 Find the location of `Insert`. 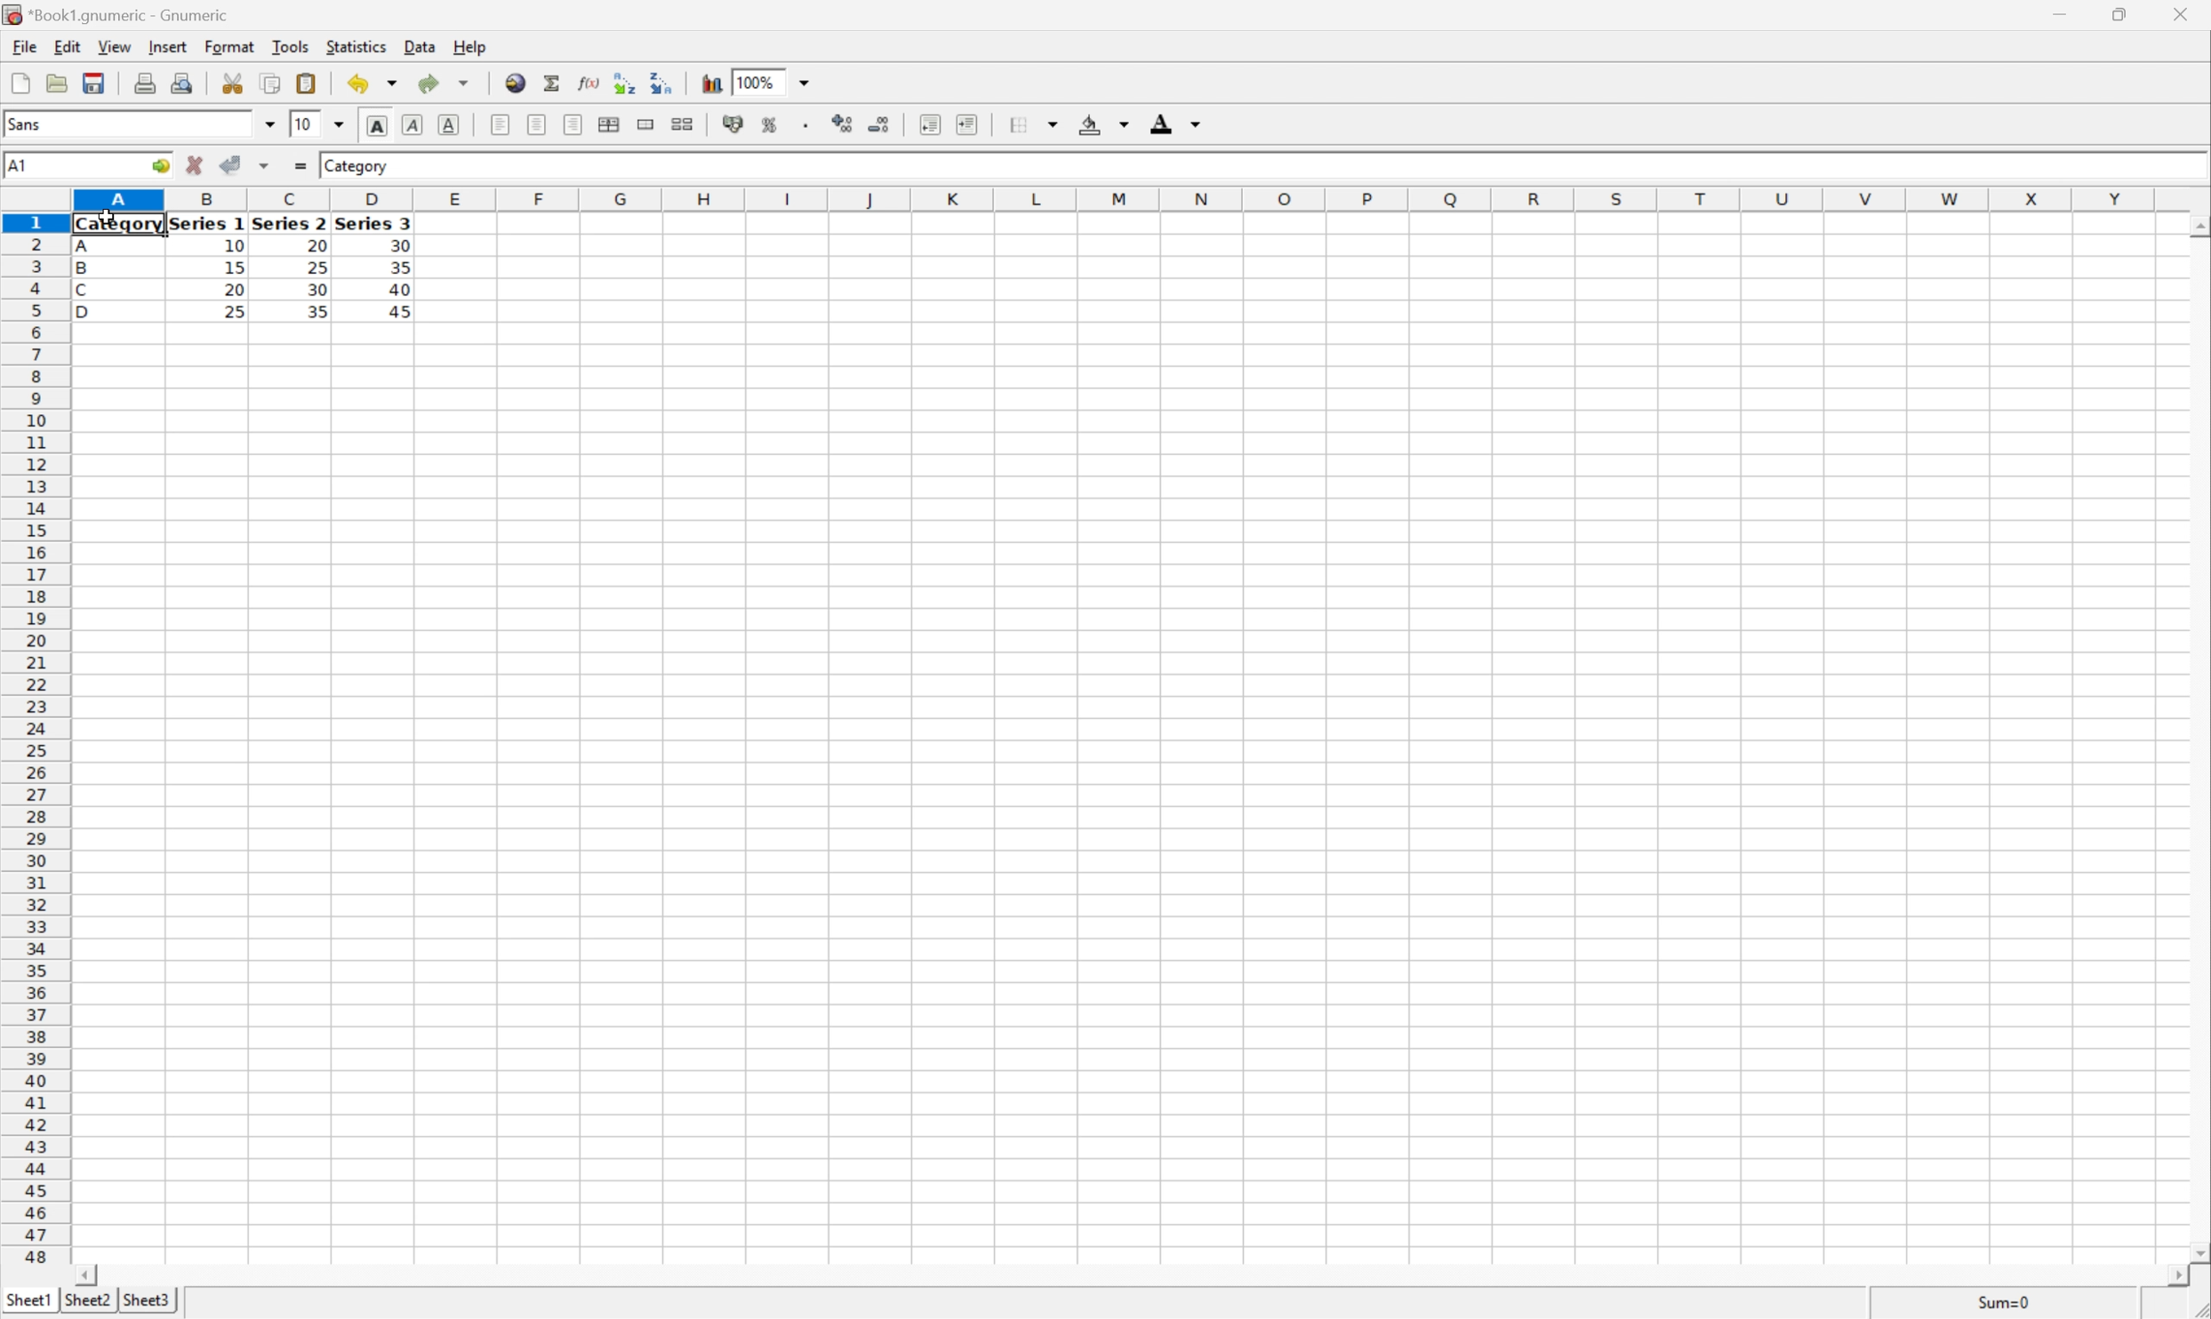

Insert is located at coordinates (169, 47).